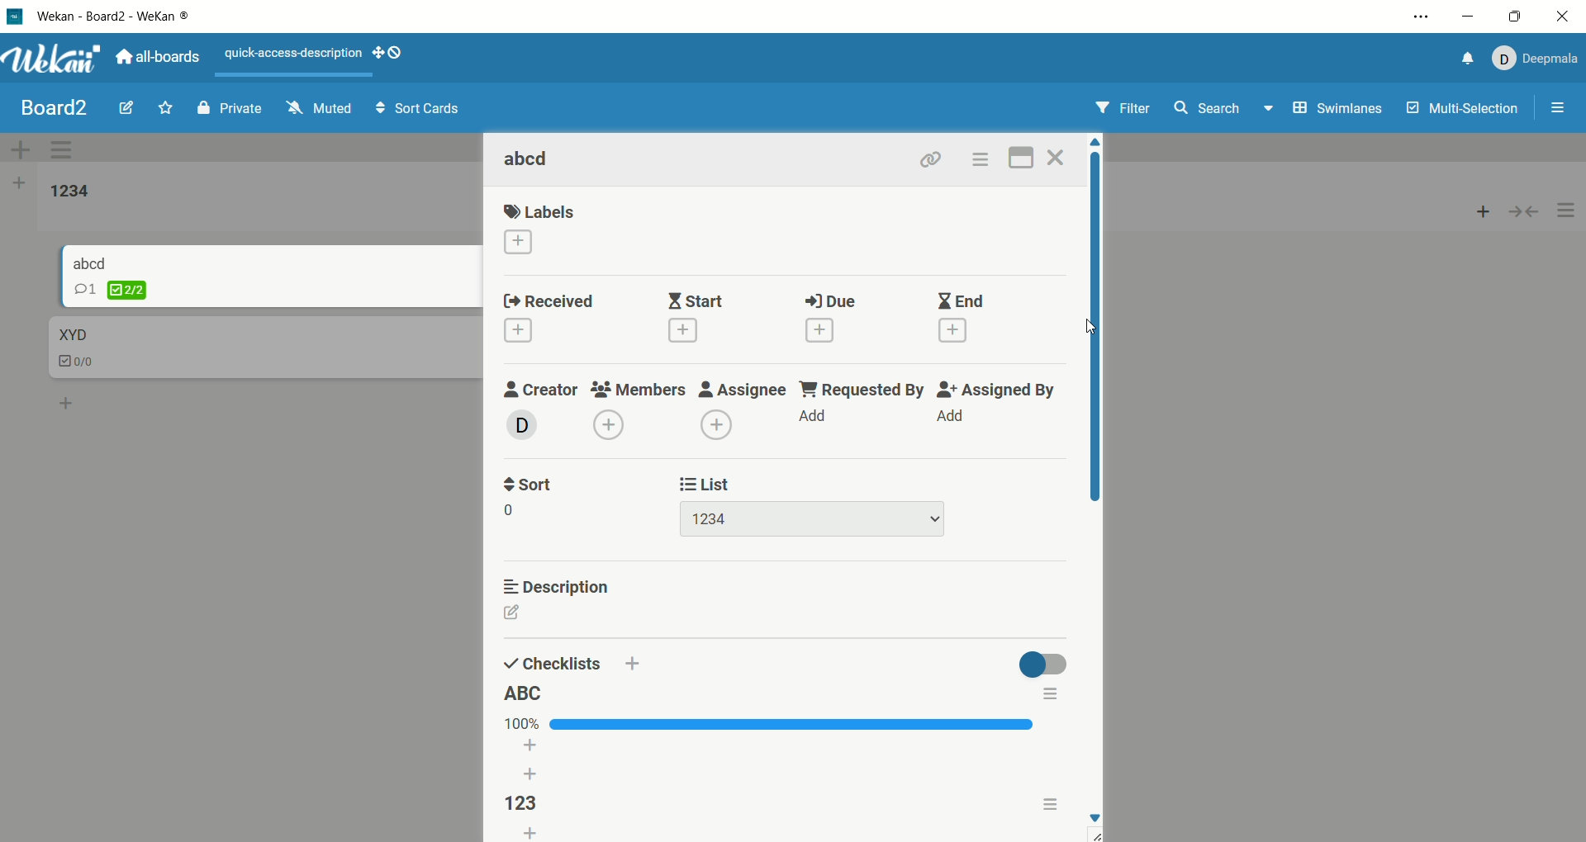 This screenshot has height=842, width=1586. I want to click on add, so click(952, 415).